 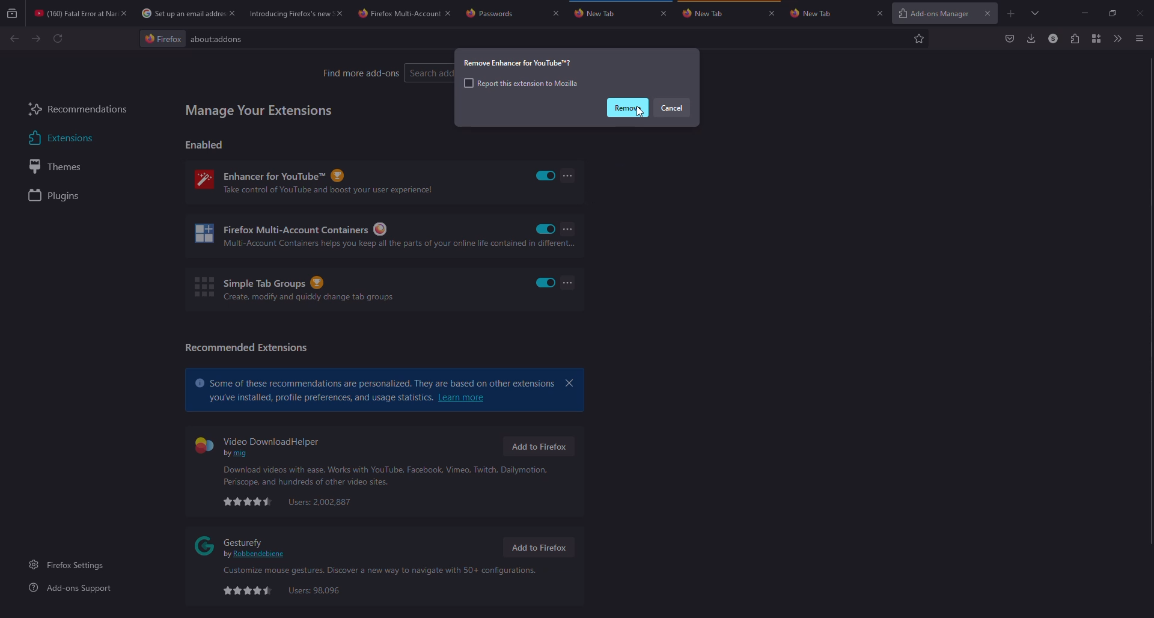 I want to click on menu, so click(x=1138, y=39).